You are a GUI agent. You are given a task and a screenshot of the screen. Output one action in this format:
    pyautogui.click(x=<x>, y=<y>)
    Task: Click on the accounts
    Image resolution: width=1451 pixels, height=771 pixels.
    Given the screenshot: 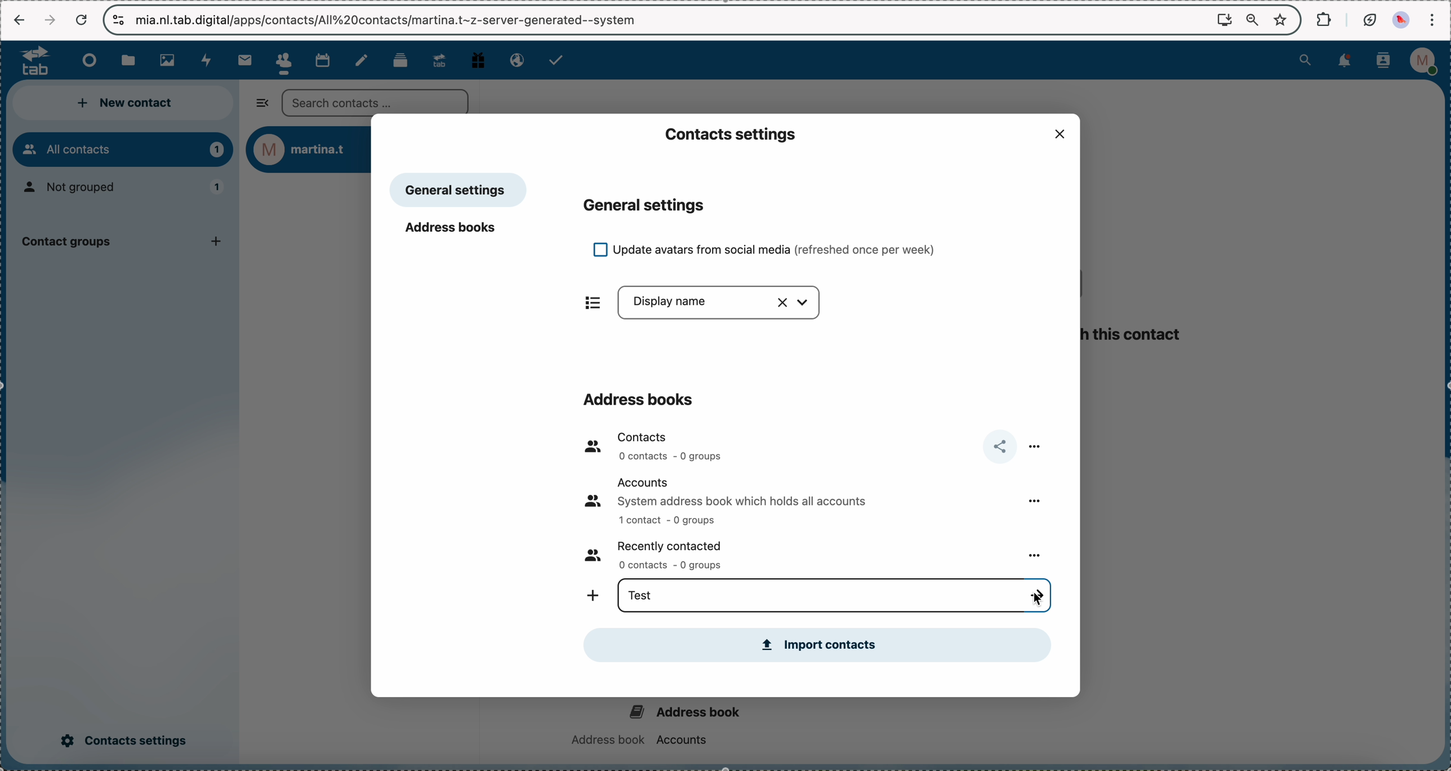 What is the action you would take?
    pyautogui.click(x=741, y=500)
    